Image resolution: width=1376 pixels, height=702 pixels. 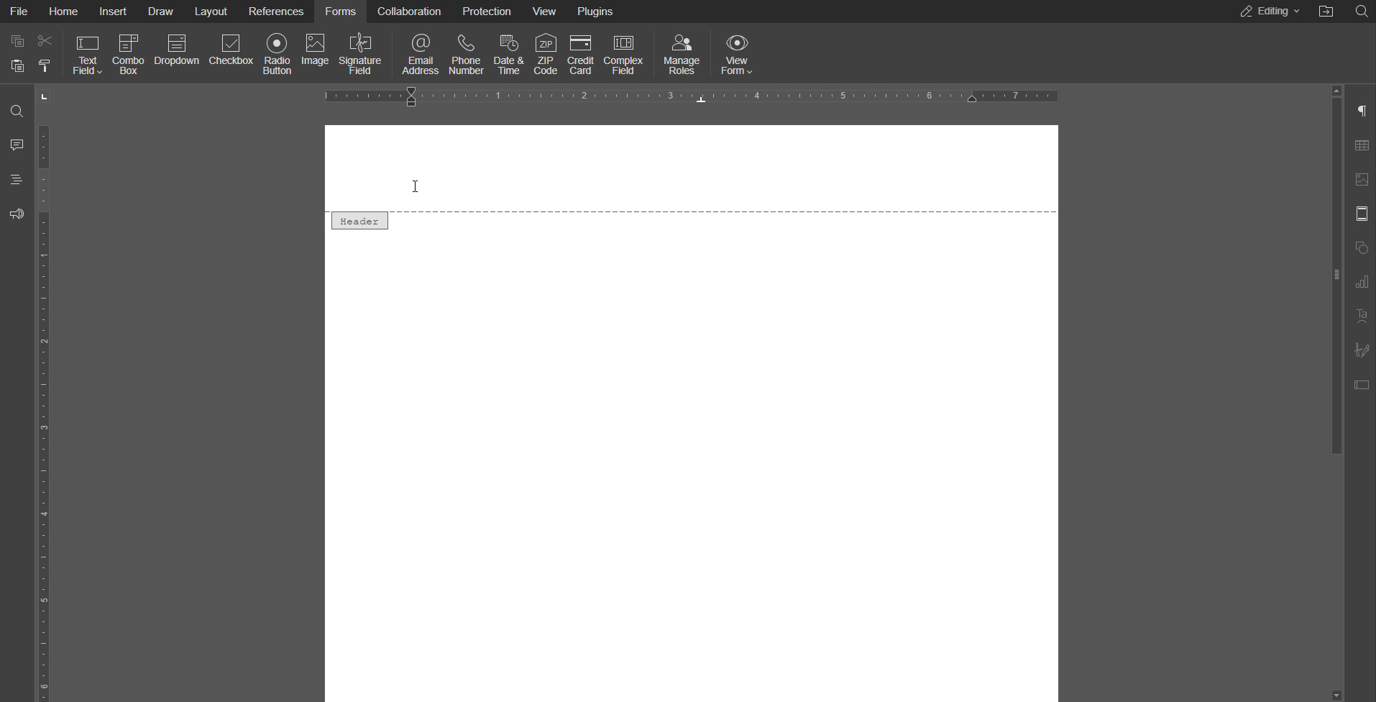 I want to click on Text Field, so click(x=87, y=53).